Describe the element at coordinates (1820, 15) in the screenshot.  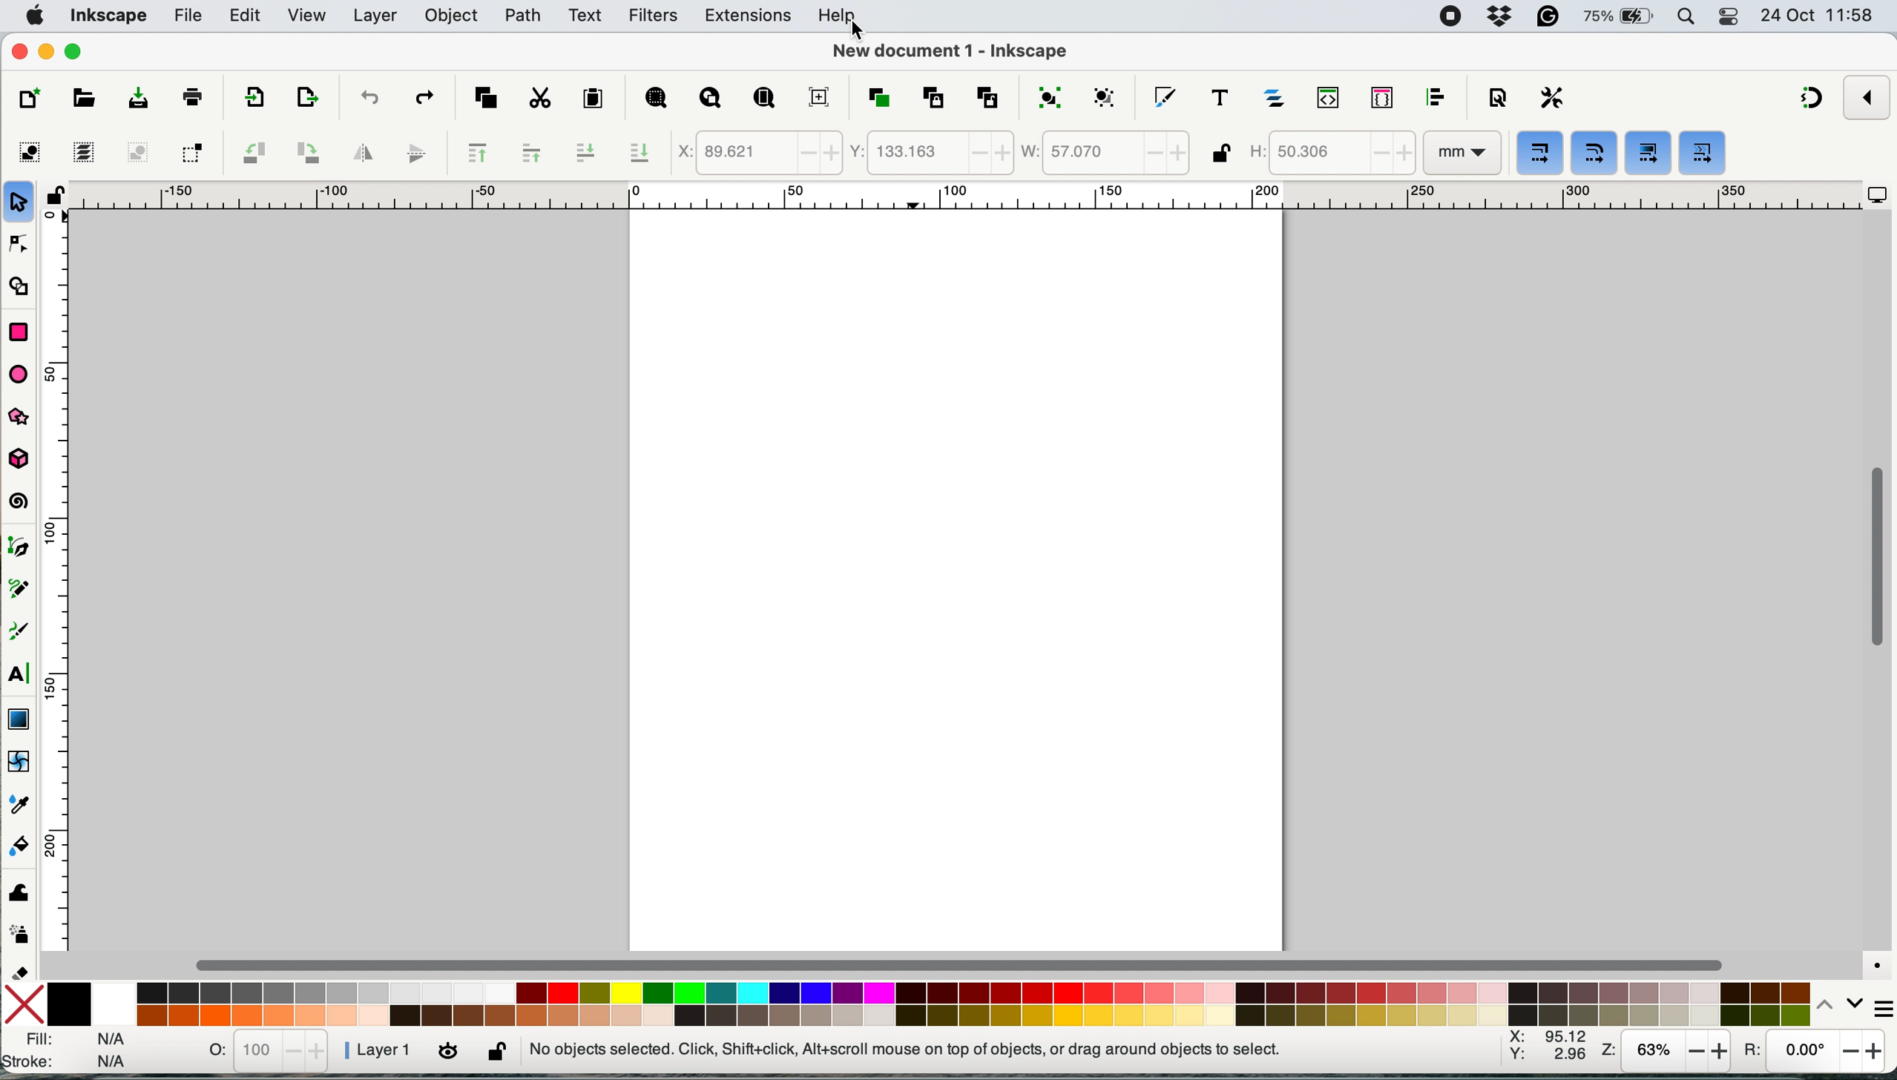
I see `date and time` at that location.